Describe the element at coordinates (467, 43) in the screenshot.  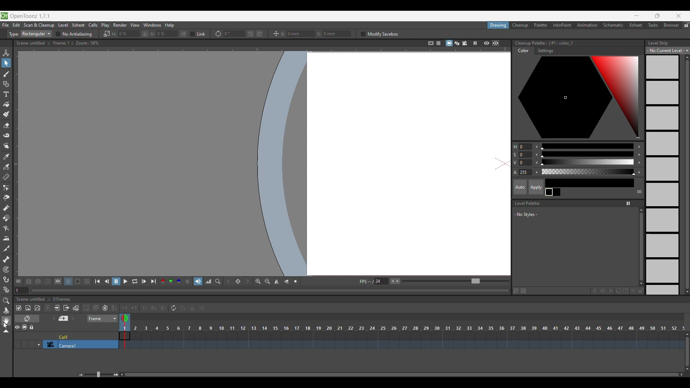
I see `Camera view` at that location.